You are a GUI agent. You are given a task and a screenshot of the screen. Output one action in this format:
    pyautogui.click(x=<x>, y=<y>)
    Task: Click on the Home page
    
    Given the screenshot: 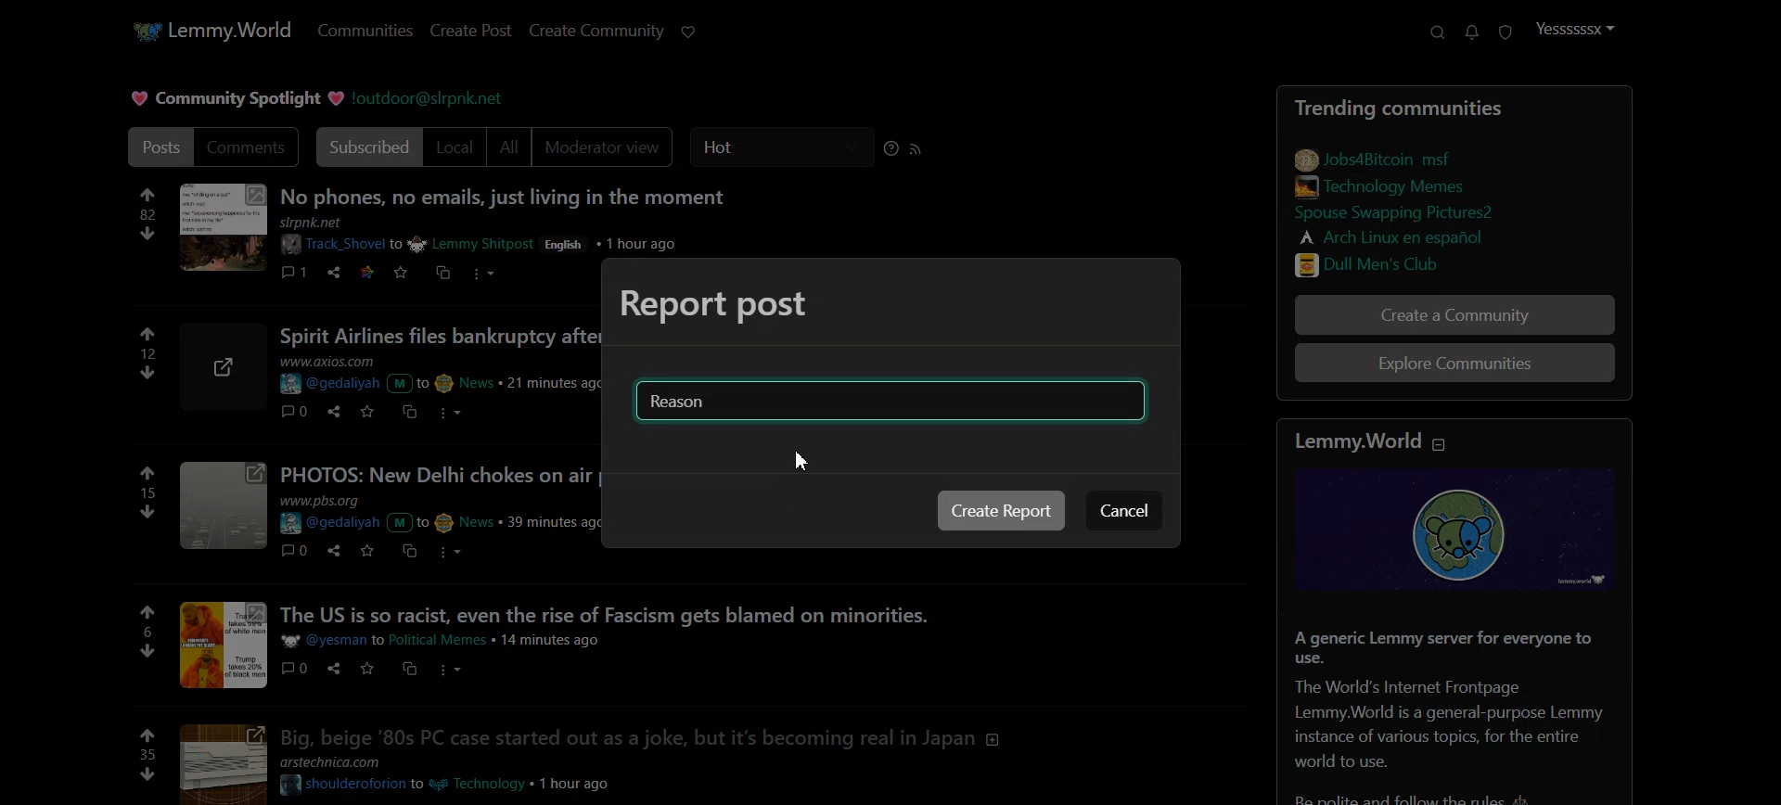 What is the action you would take?
    pyautogui.click(x=209, y=29)
    